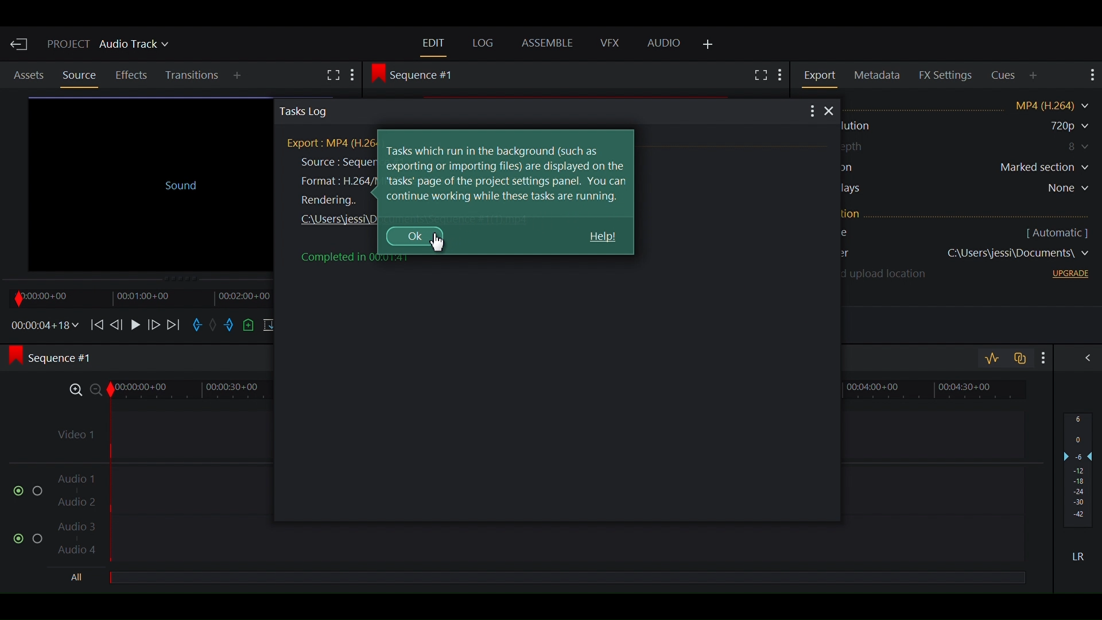 This screenshot has height=620, width=1102. I want to click on All, so click(566, 579).